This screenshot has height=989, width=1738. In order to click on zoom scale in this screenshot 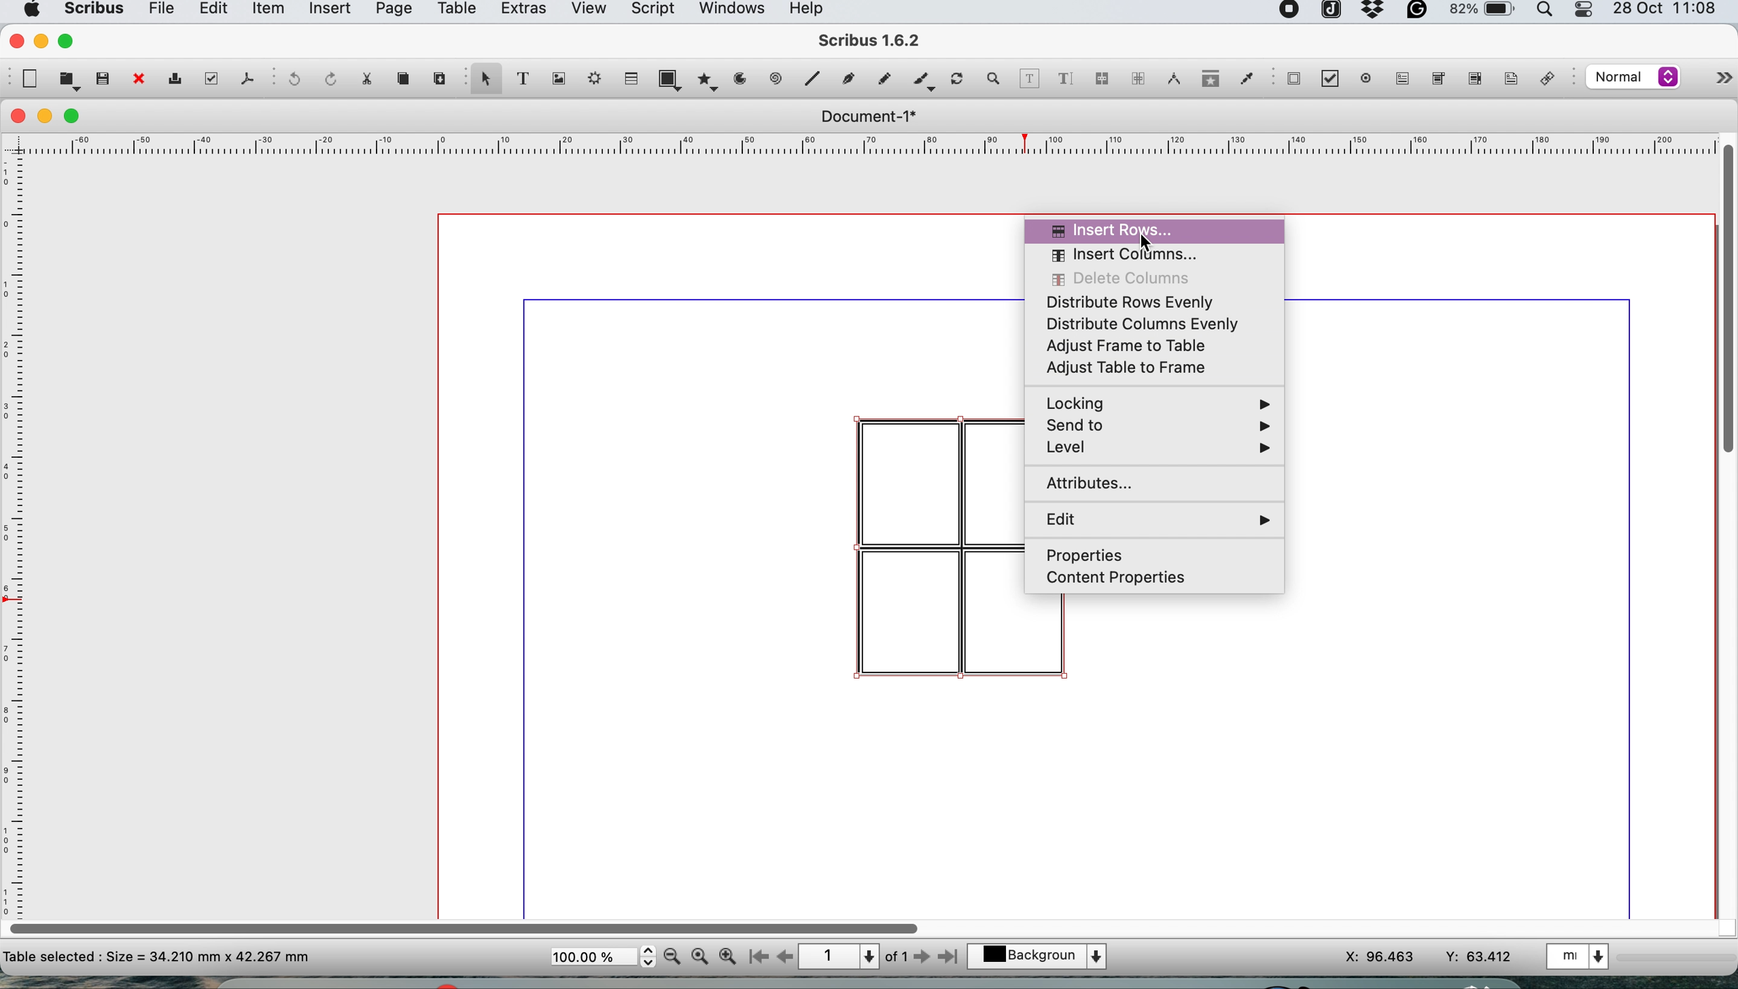, I will do `click(602, 957)`.